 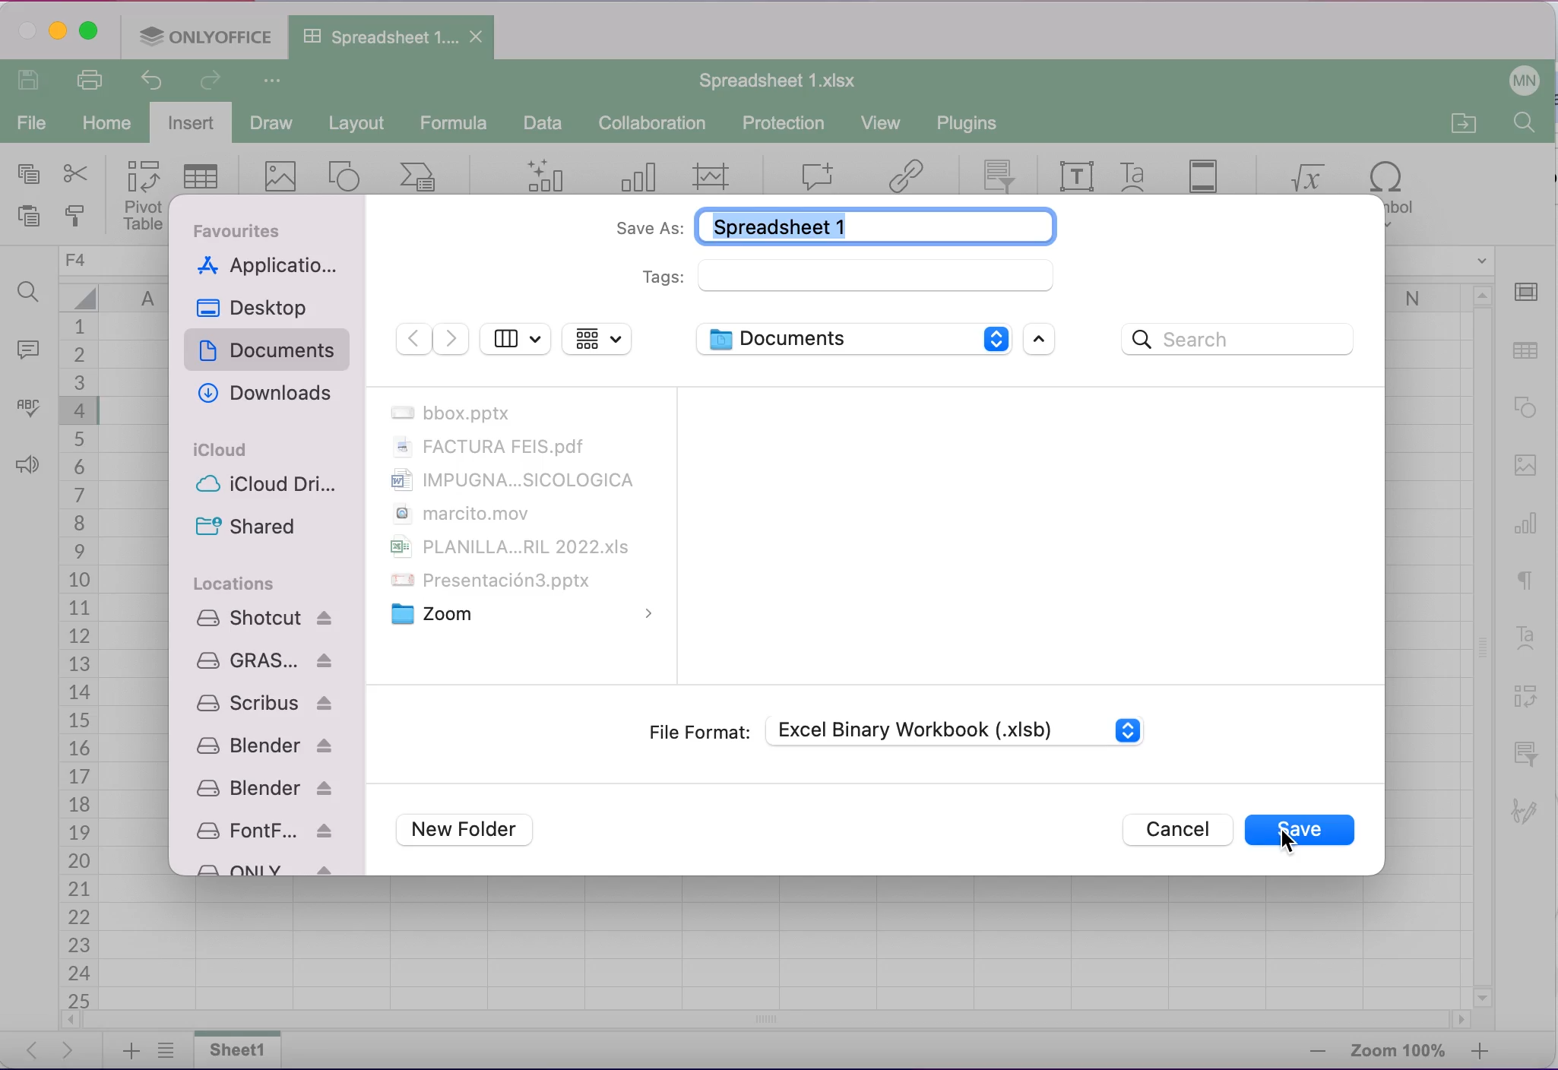 I want to click on icloud, so click(x=223, y=450).